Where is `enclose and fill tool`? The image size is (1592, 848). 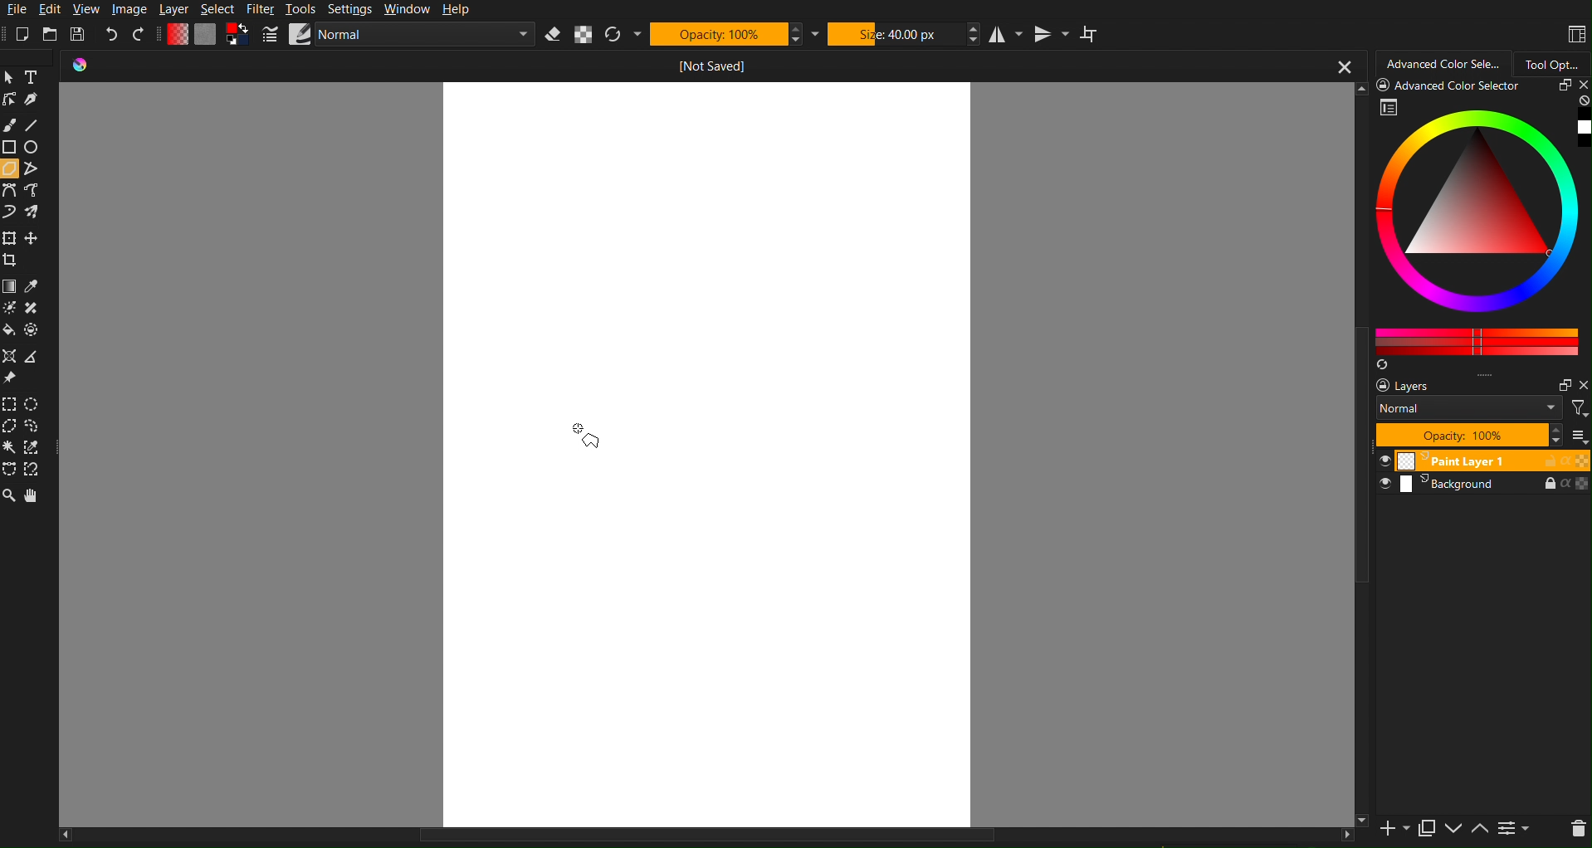 enclose and fill tool is located at coordinates (38, 329).